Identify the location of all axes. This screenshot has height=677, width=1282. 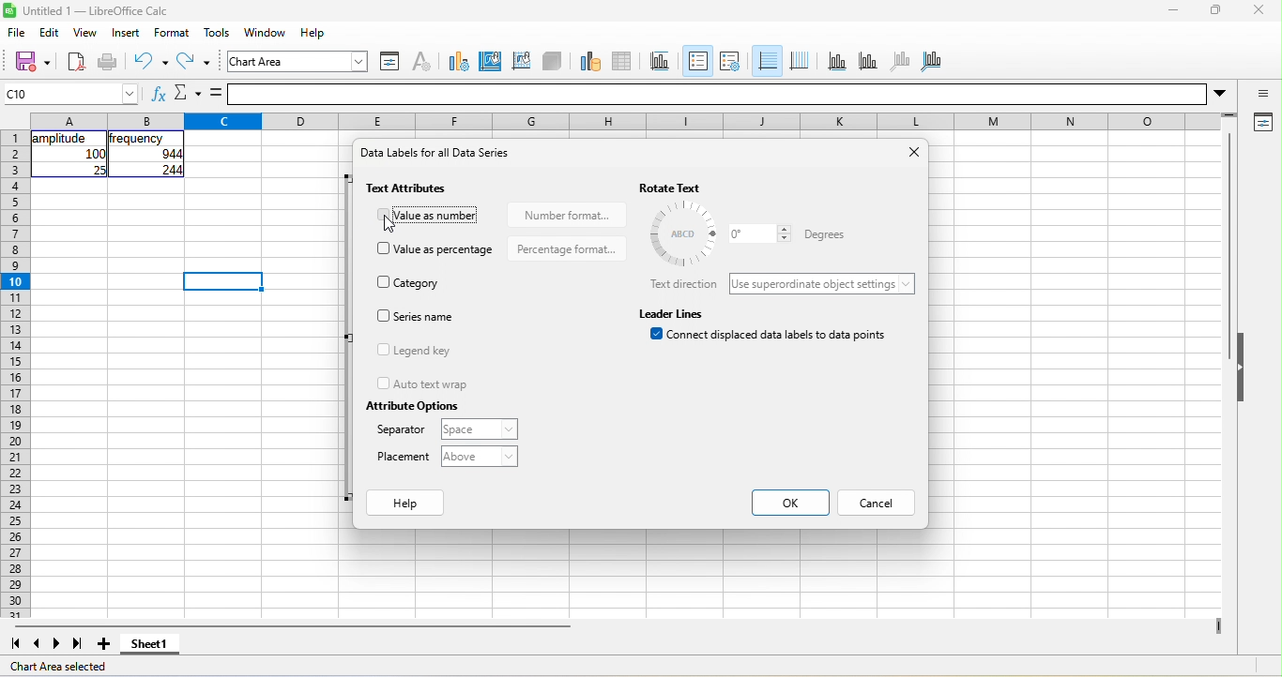
(932, 59).